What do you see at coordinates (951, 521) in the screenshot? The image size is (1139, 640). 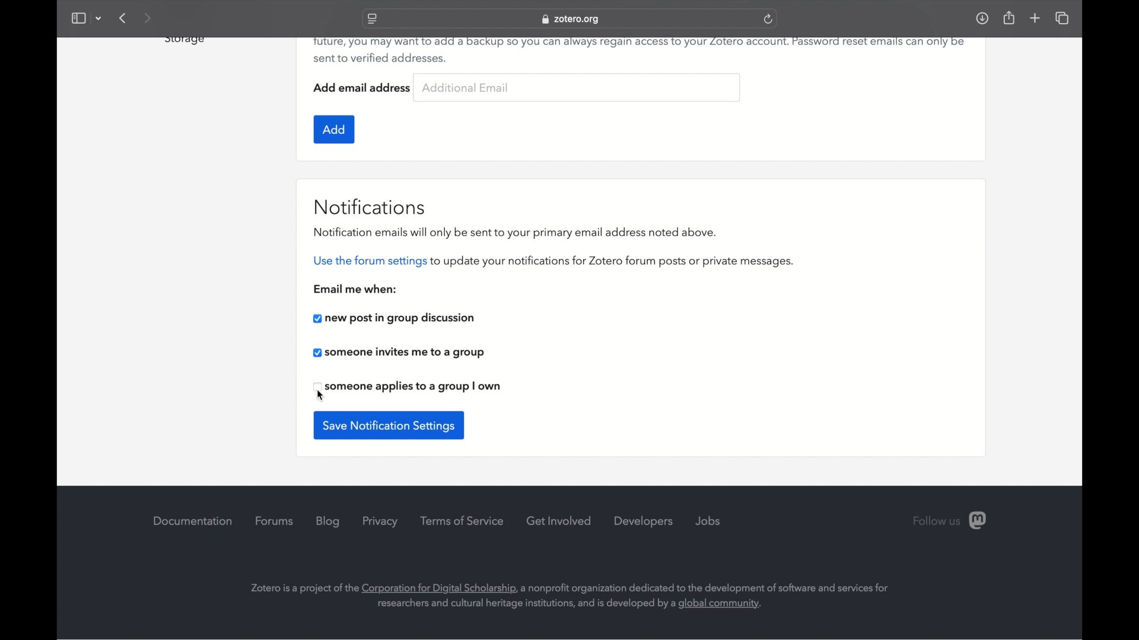 I see `follow us` at bounding box center [951, 521].